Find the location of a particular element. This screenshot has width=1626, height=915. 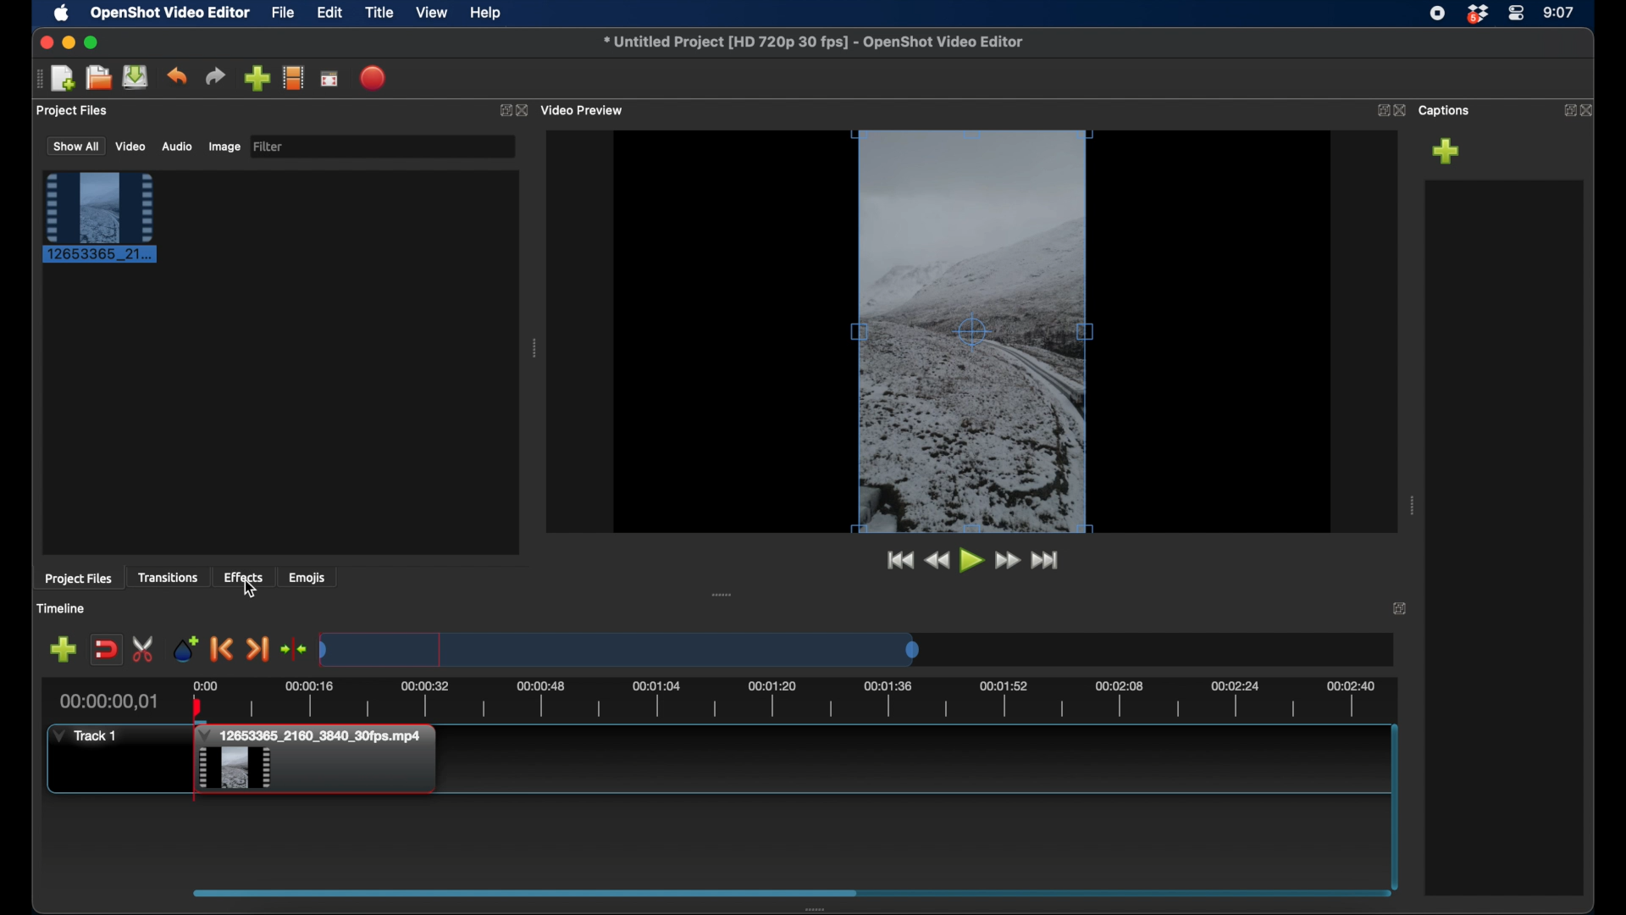

enable razor is located at coordinates (144, 648).